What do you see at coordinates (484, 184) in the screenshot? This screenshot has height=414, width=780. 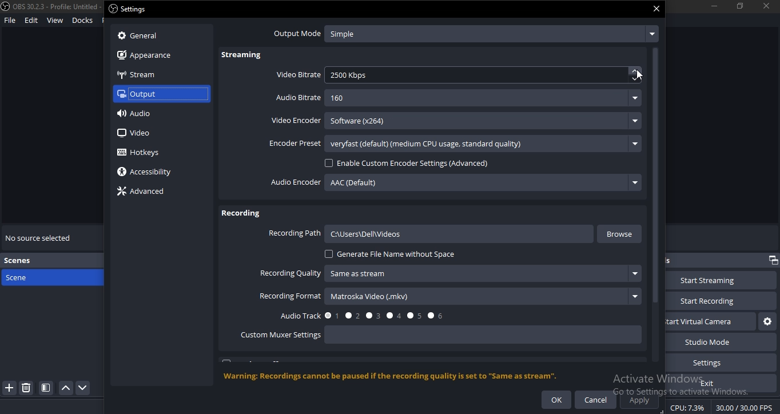 I see `AAC (Default) ` at bounding box center [484, 184].